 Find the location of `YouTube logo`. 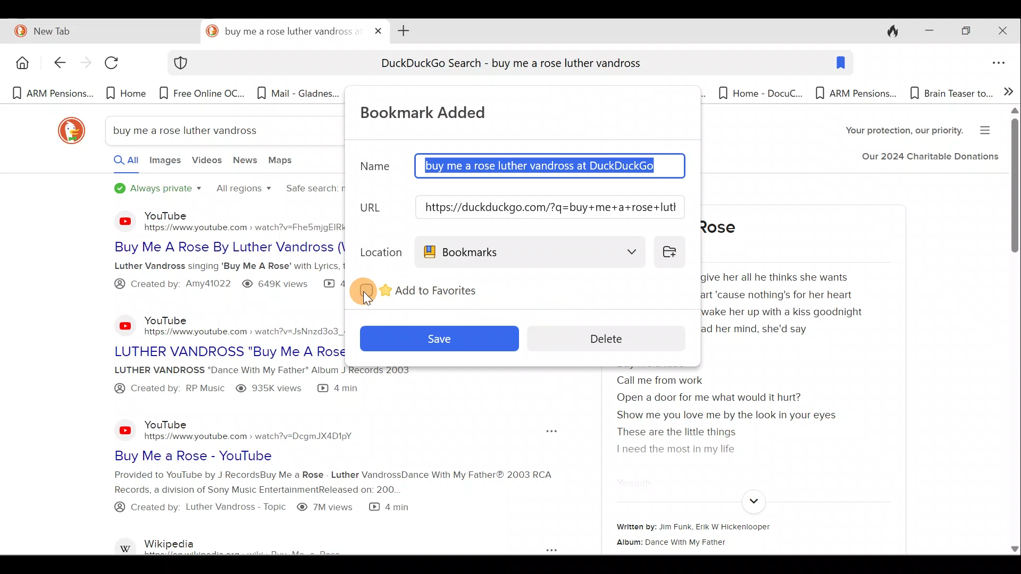

YouTube logo is located at coordinates (119, 325).